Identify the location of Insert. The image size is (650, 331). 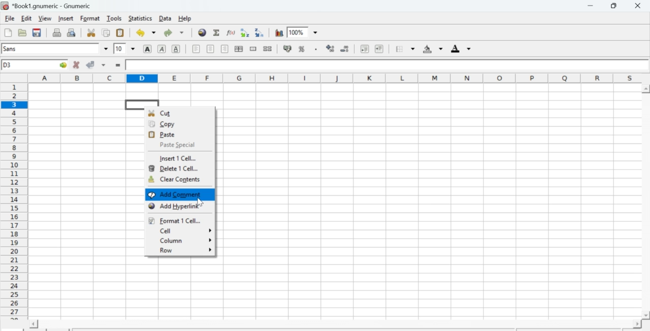
(66, 18).